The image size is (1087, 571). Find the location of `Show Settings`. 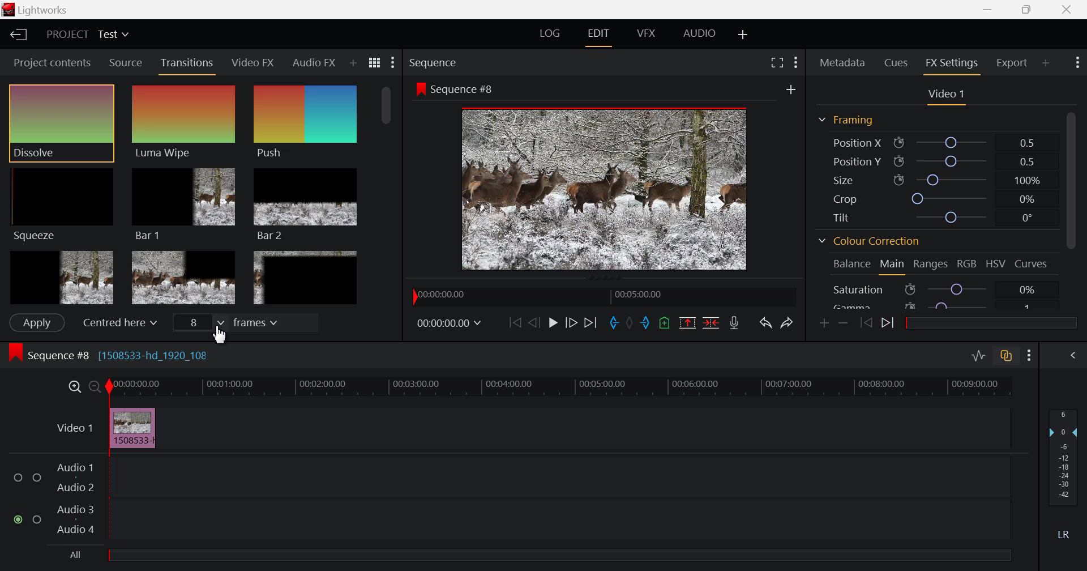

Show Settings is located at coordinates (1077, 62).